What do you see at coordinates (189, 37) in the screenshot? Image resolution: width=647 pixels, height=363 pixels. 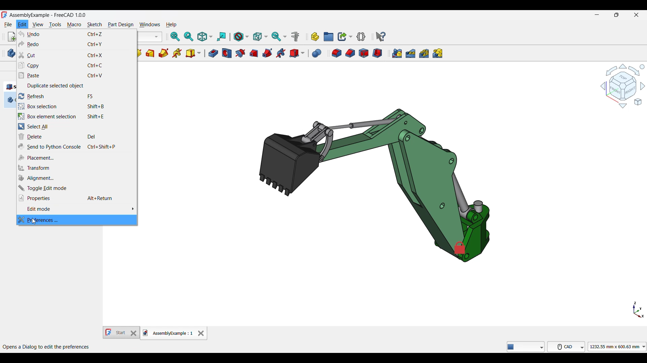 I see `Fit selection` at bounding box center [189, 37].